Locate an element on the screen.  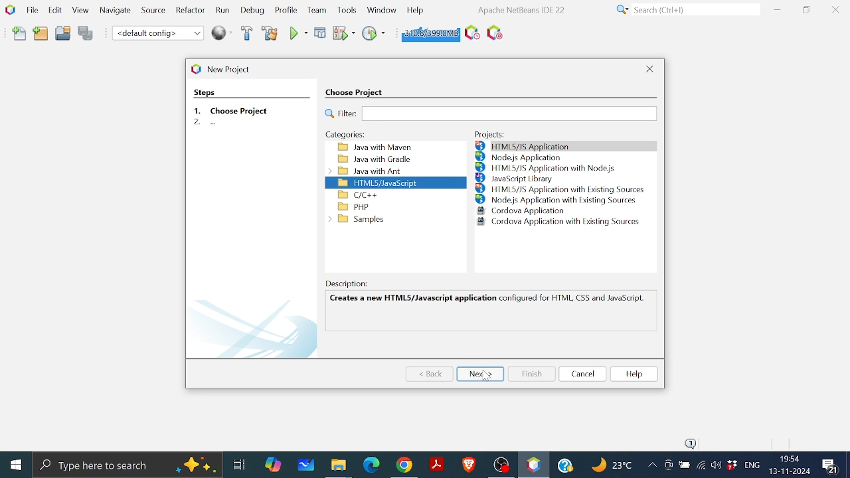
HTML5/JS Application with Node.js is located at coordinates (547, 167).